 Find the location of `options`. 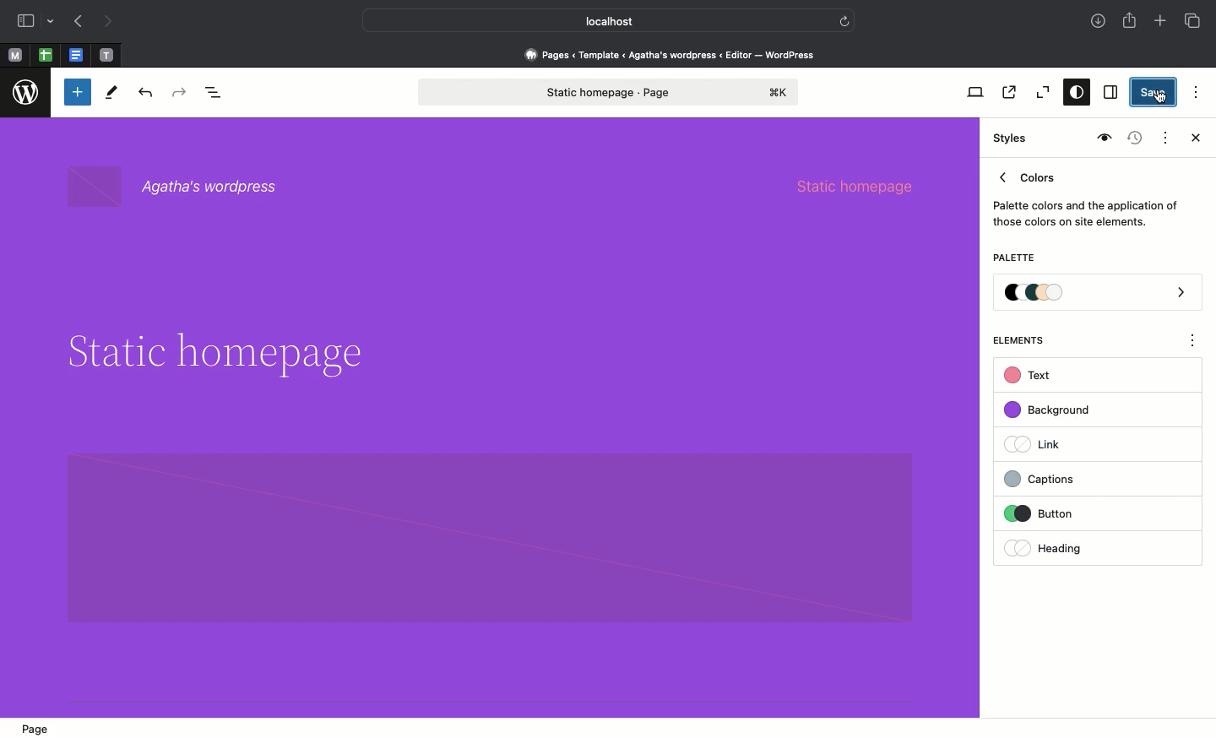

options is located at coordinates (1193, 343).